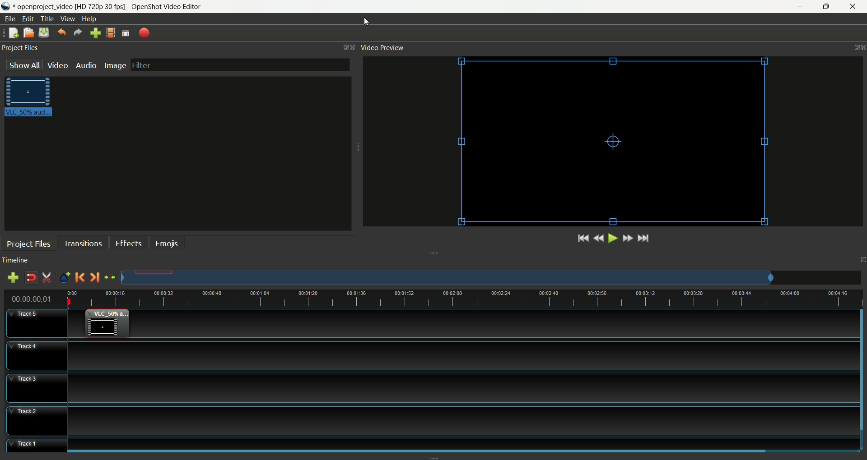  What do you see at coordinates (64, 277) in the screenshot?
I see `add marker` at bounding box center [64, 277].